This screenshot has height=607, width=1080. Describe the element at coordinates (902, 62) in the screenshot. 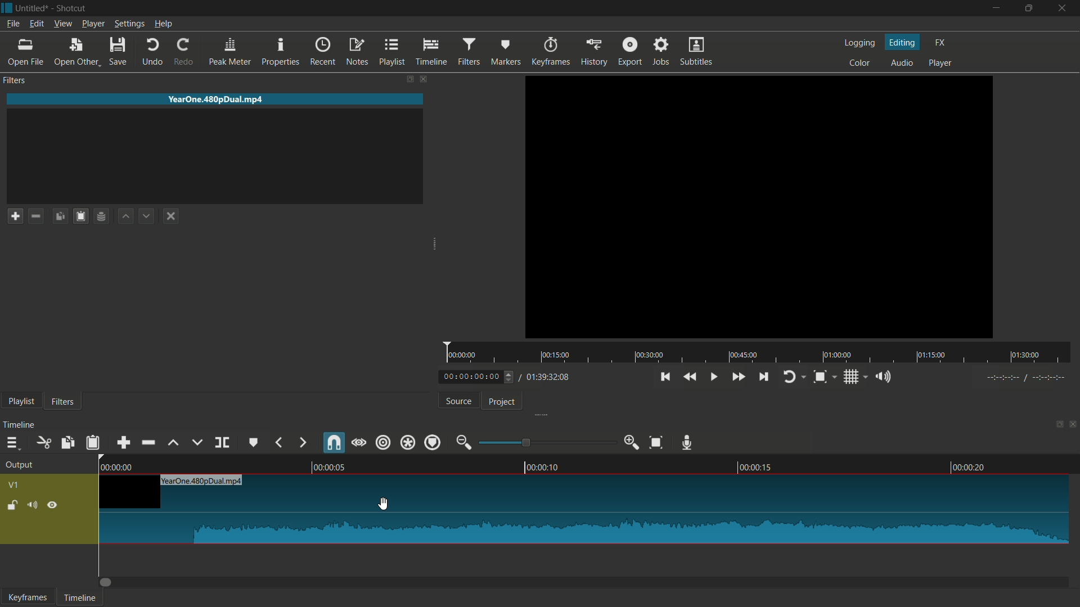

I see `audio` at that location.